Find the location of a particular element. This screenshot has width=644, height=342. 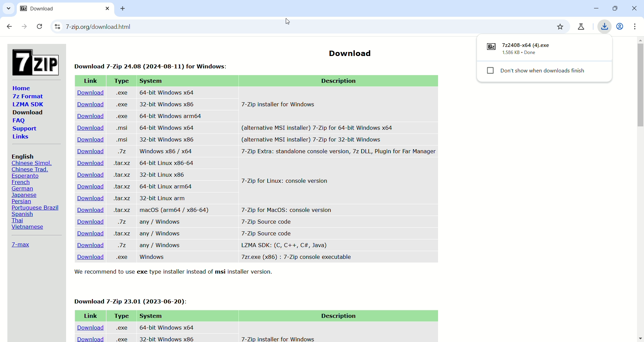

Download is located at coordinates (87, 222).